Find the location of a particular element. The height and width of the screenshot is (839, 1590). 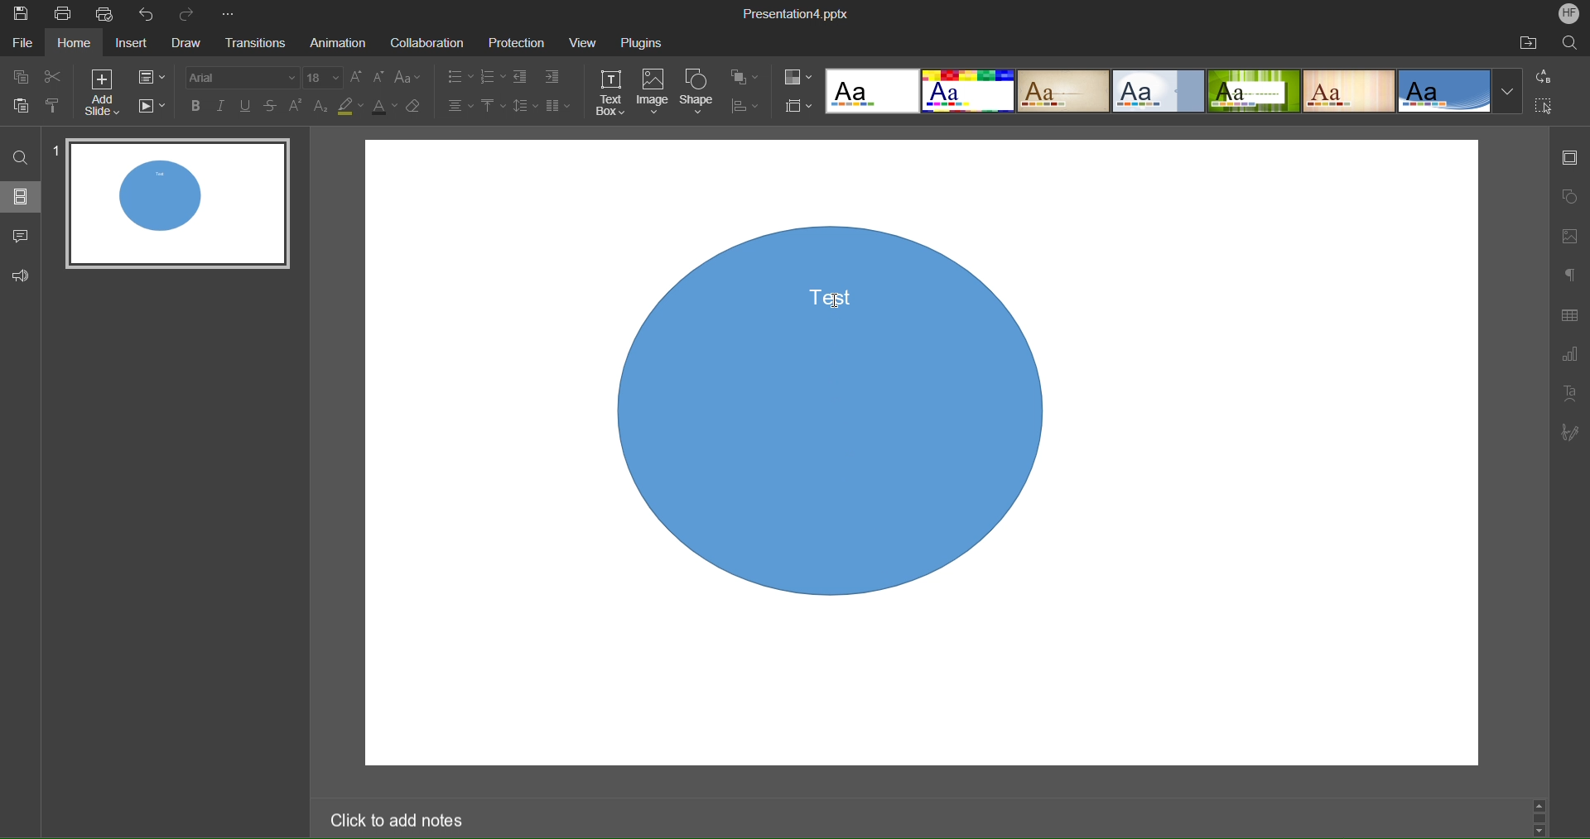

Slide 1 is located at coordinates (180, 206).